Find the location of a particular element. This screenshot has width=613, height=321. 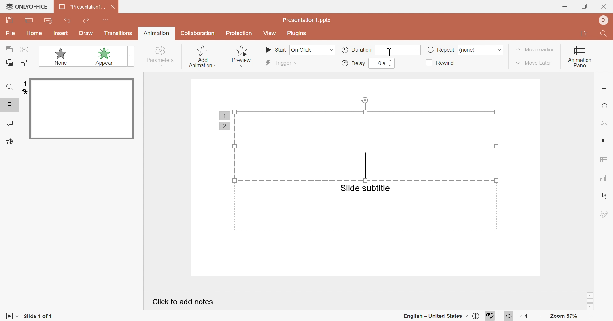

close is located at coordinates (113, 6).